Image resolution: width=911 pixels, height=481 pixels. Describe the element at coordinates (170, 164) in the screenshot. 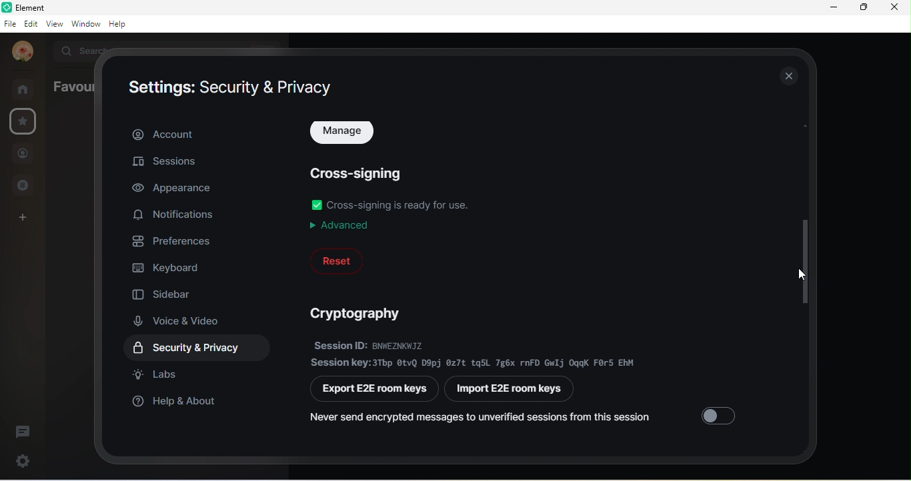

I see `sessions` at that location.